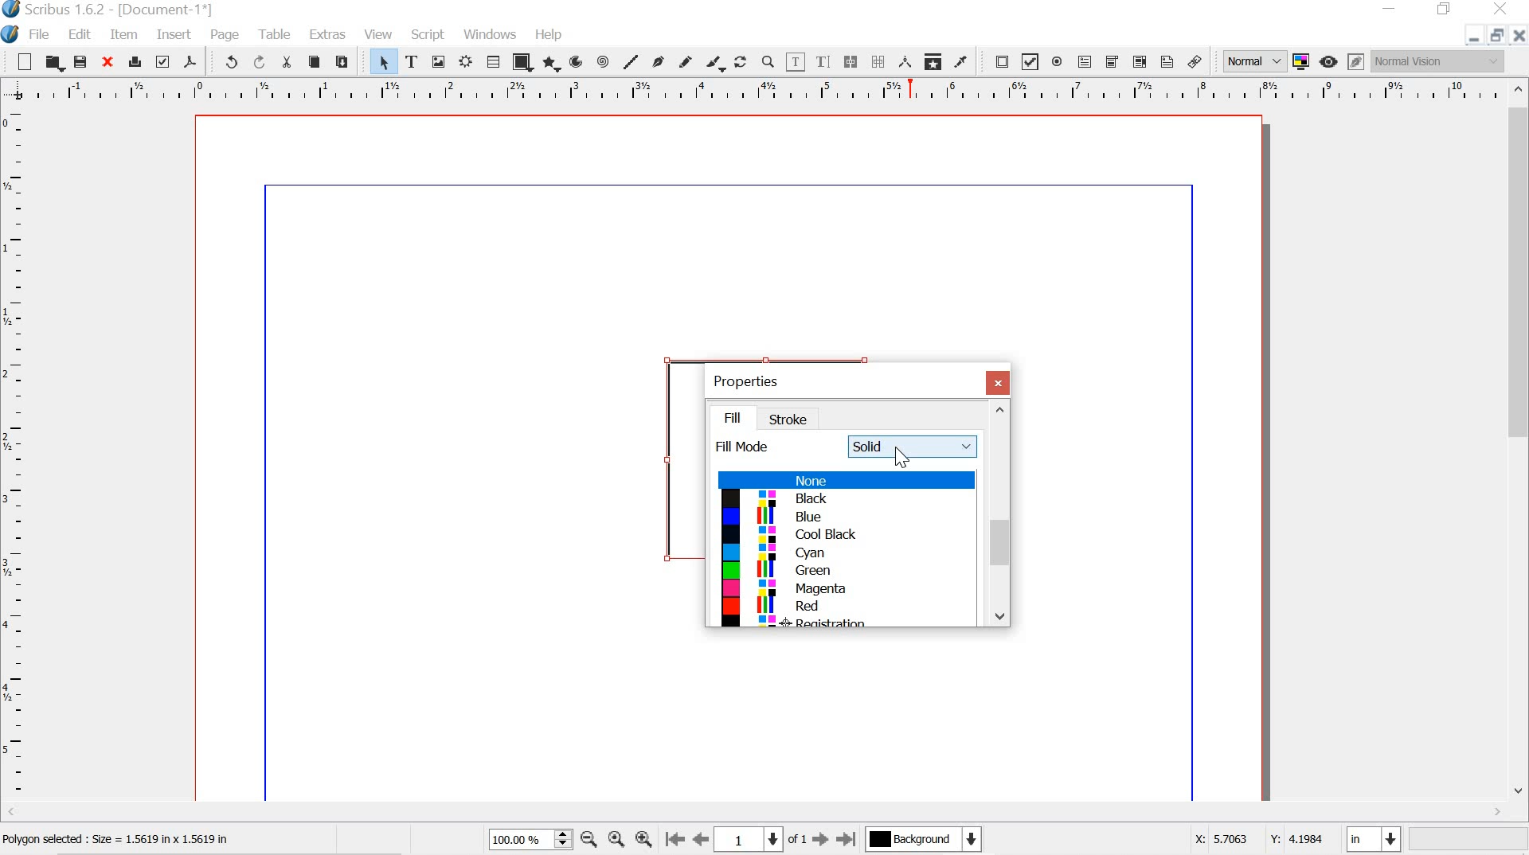  What do you see at coordinates (740, 416) in the screenshot?
I see `fill` at bounding box center [740, 416].